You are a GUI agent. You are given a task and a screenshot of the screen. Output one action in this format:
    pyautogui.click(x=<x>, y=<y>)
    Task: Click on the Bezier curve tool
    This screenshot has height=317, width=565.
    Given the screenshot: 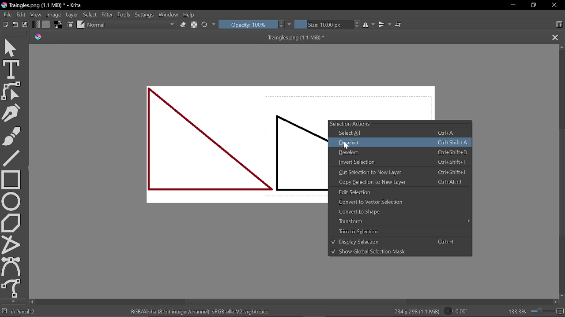 What is the action you would take?
    pyautogui.click(x=11, y=266)
    